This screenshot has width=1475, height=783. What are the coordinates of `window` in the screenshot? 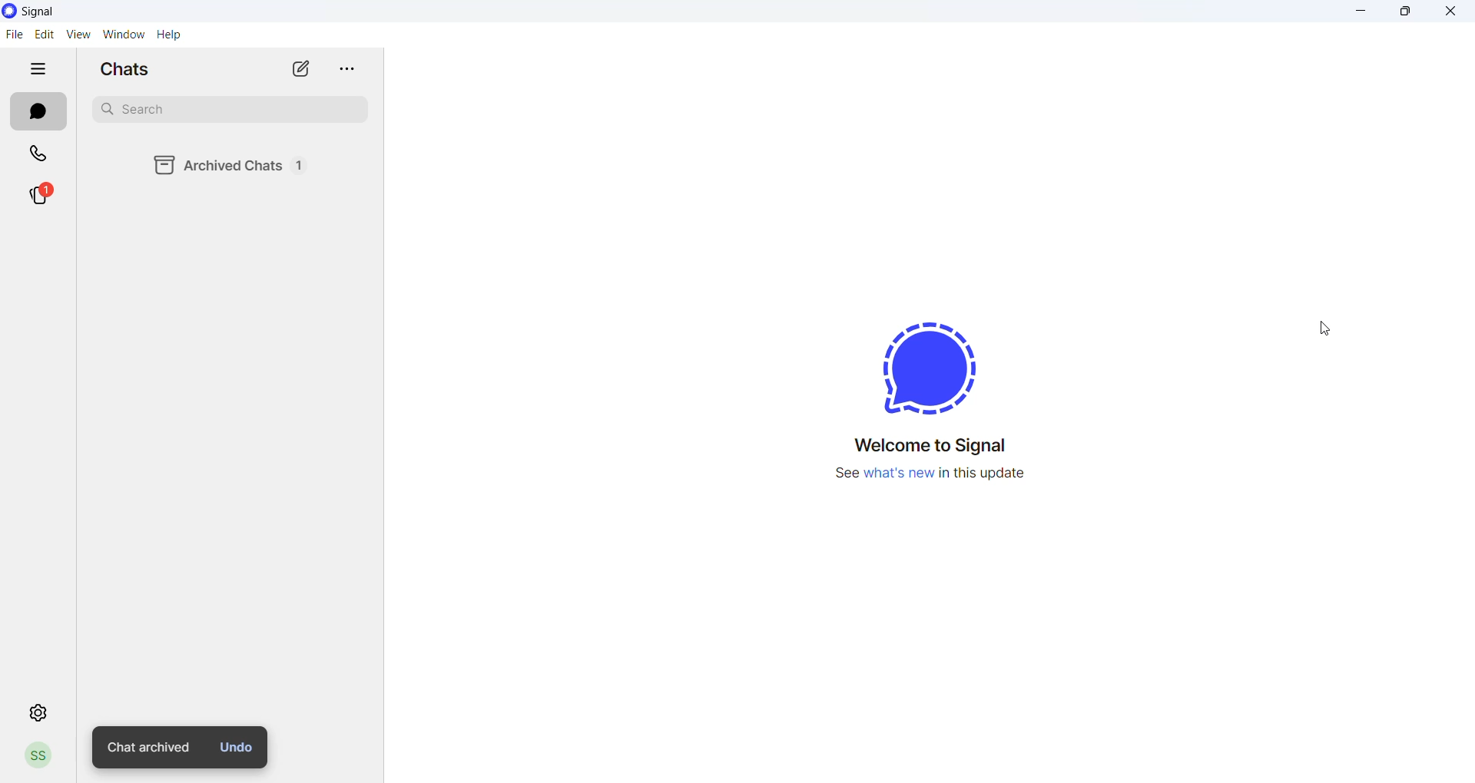 It's located at (122, 34).